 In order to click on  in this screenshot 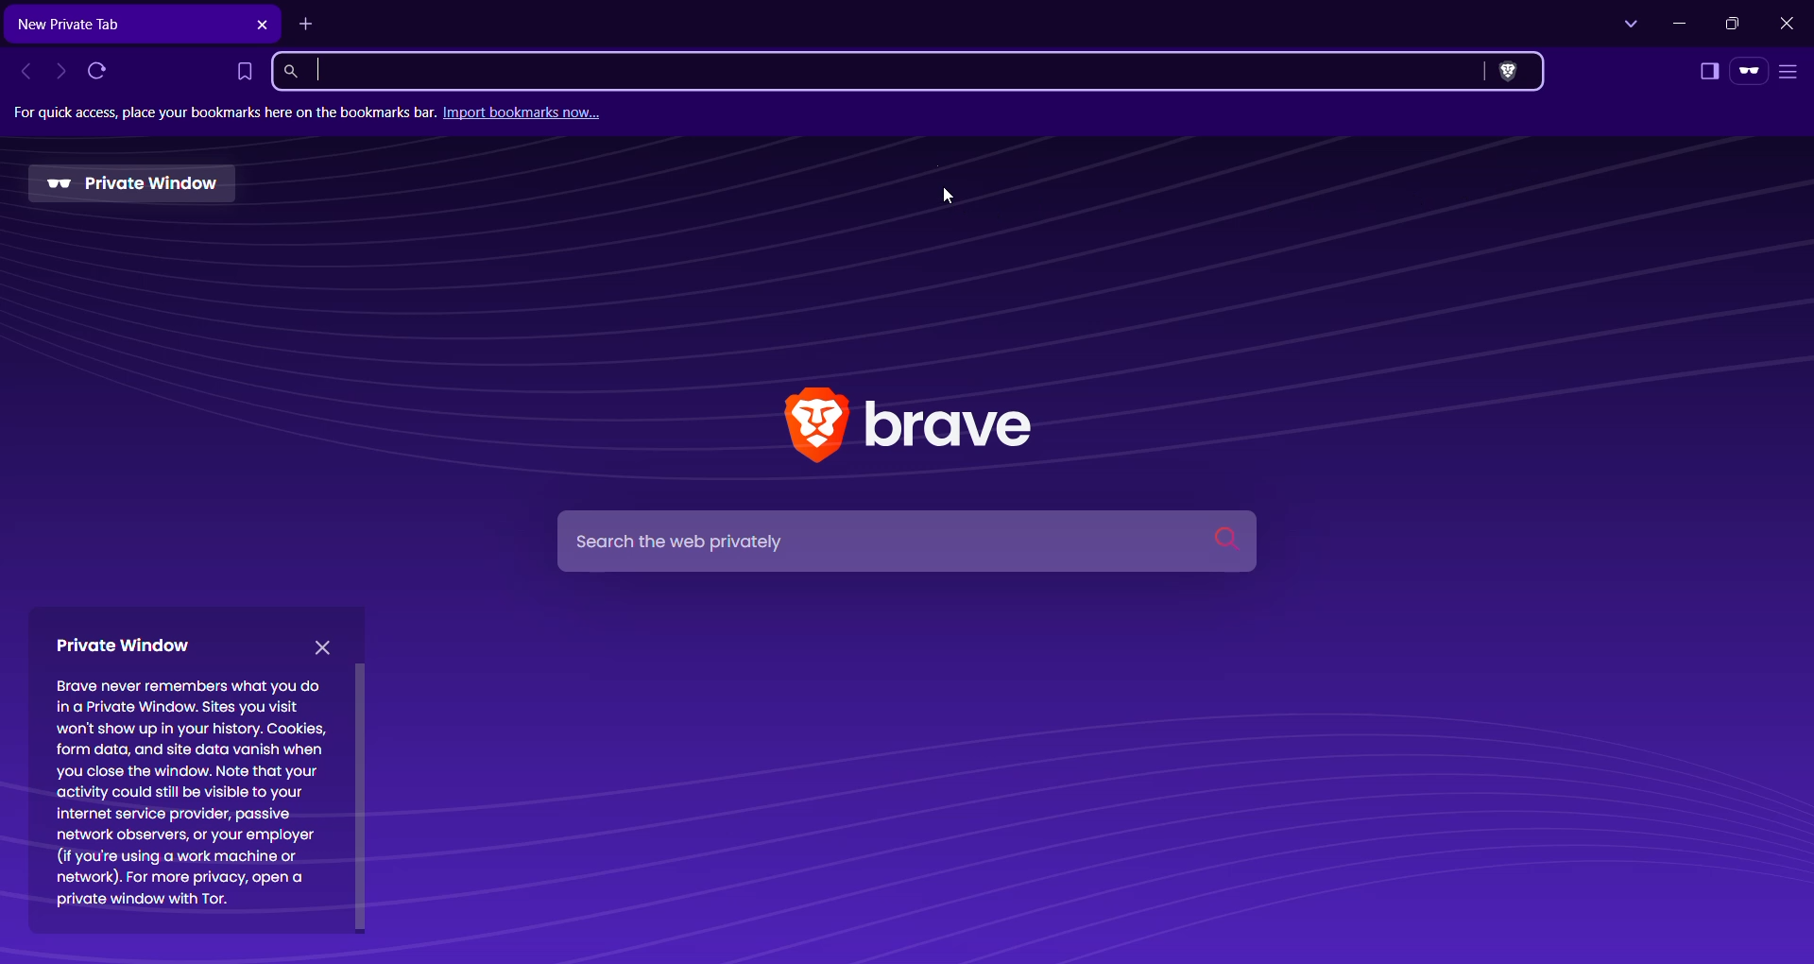, I will do `click(91, 25)`.